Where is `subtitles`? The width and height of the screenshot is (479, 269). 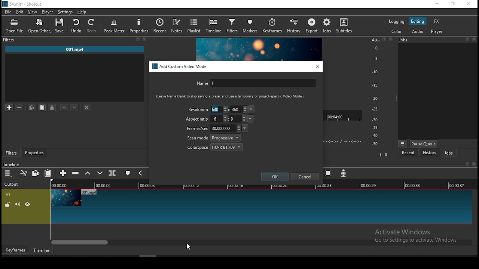 subtitles is located at coordinates (346, 26).